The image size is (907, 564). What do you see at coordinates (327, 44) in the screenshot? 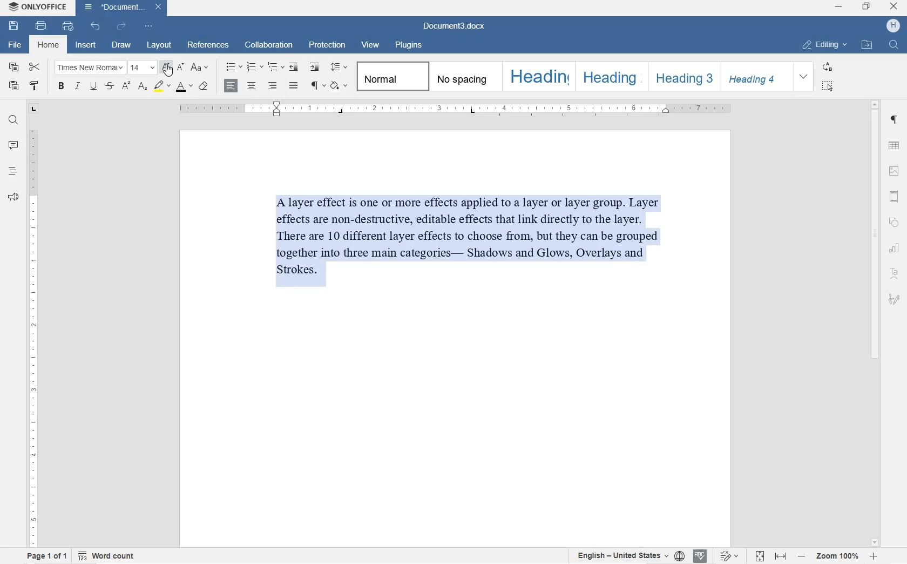
I see `protection` at bounding box center [327, 44].